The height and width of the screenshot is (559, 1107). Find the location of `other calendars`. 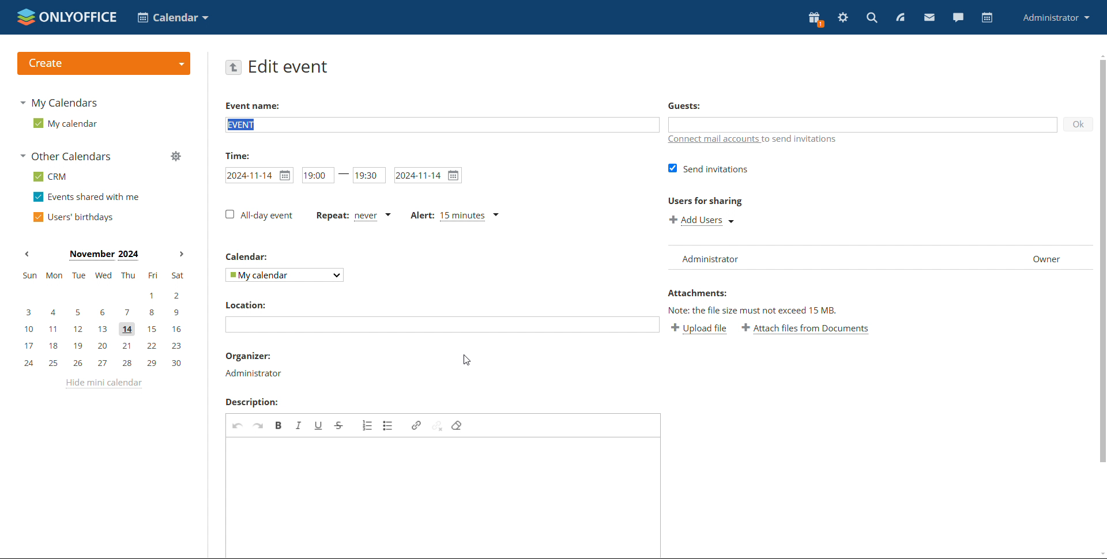

other calendars is located at coordinates (66, 156).